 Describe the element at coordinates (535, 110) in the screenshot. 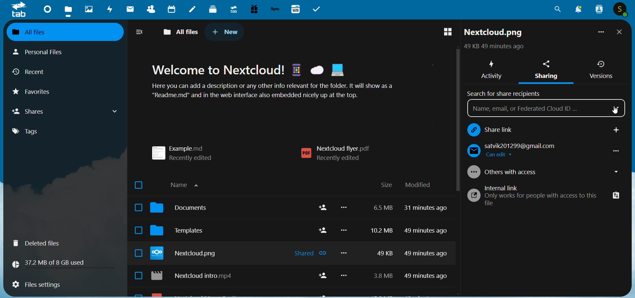

I see `search bar` at that location.